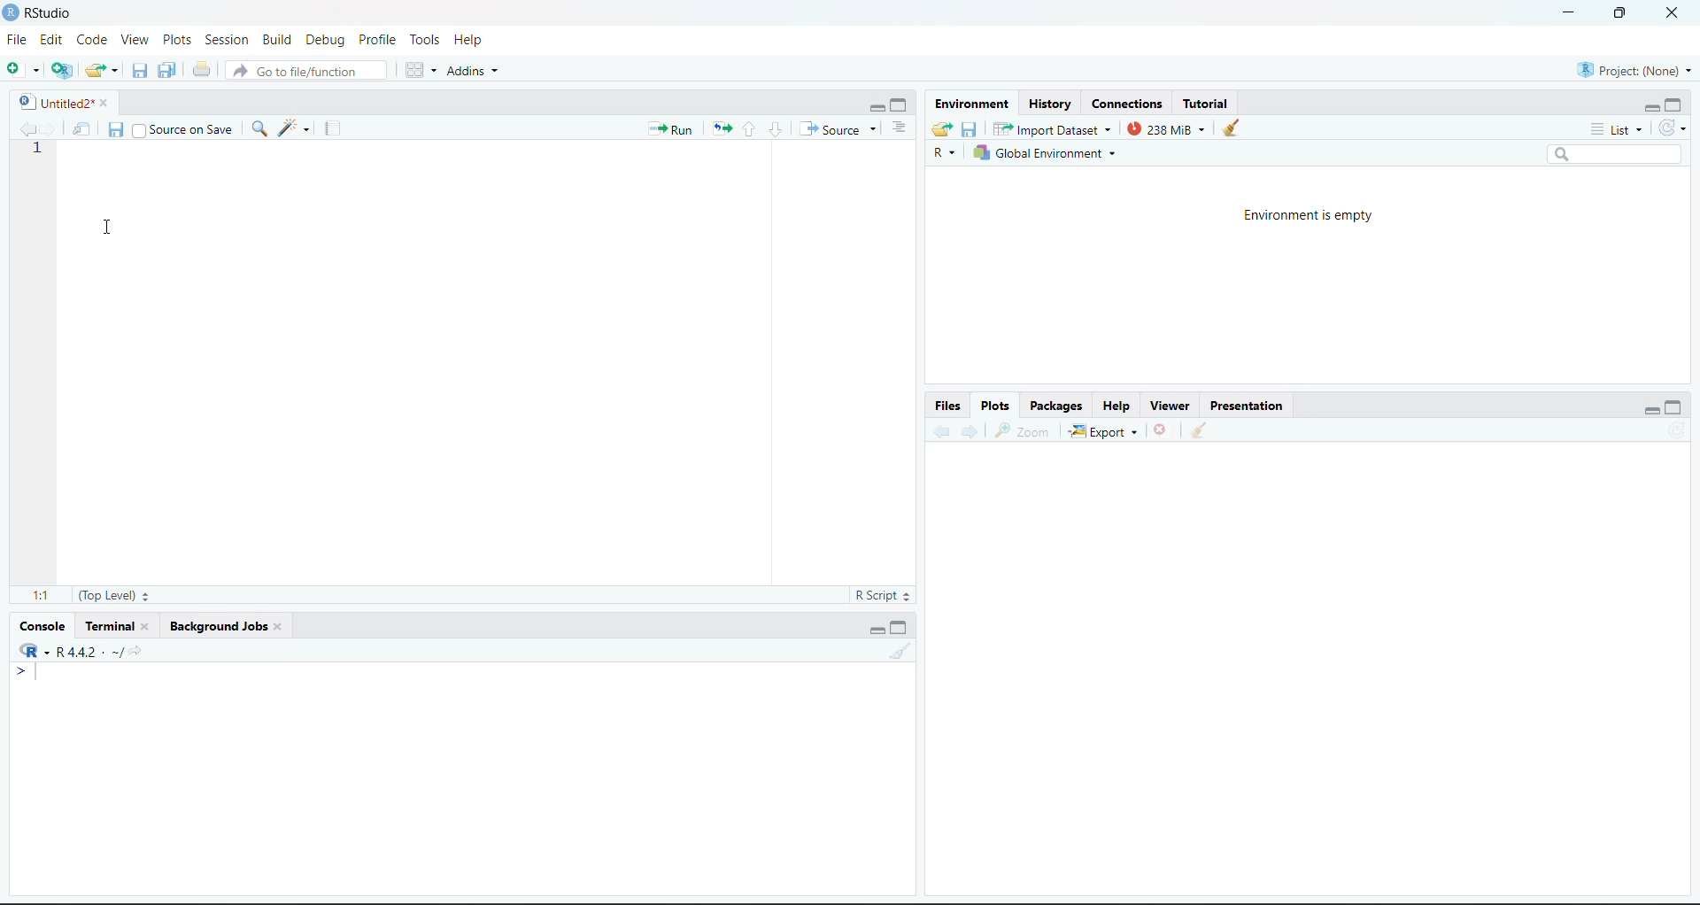  What do you see at coordinates (940, 431) in the screenshot?
I see `back` at bounding box center [940, 431].